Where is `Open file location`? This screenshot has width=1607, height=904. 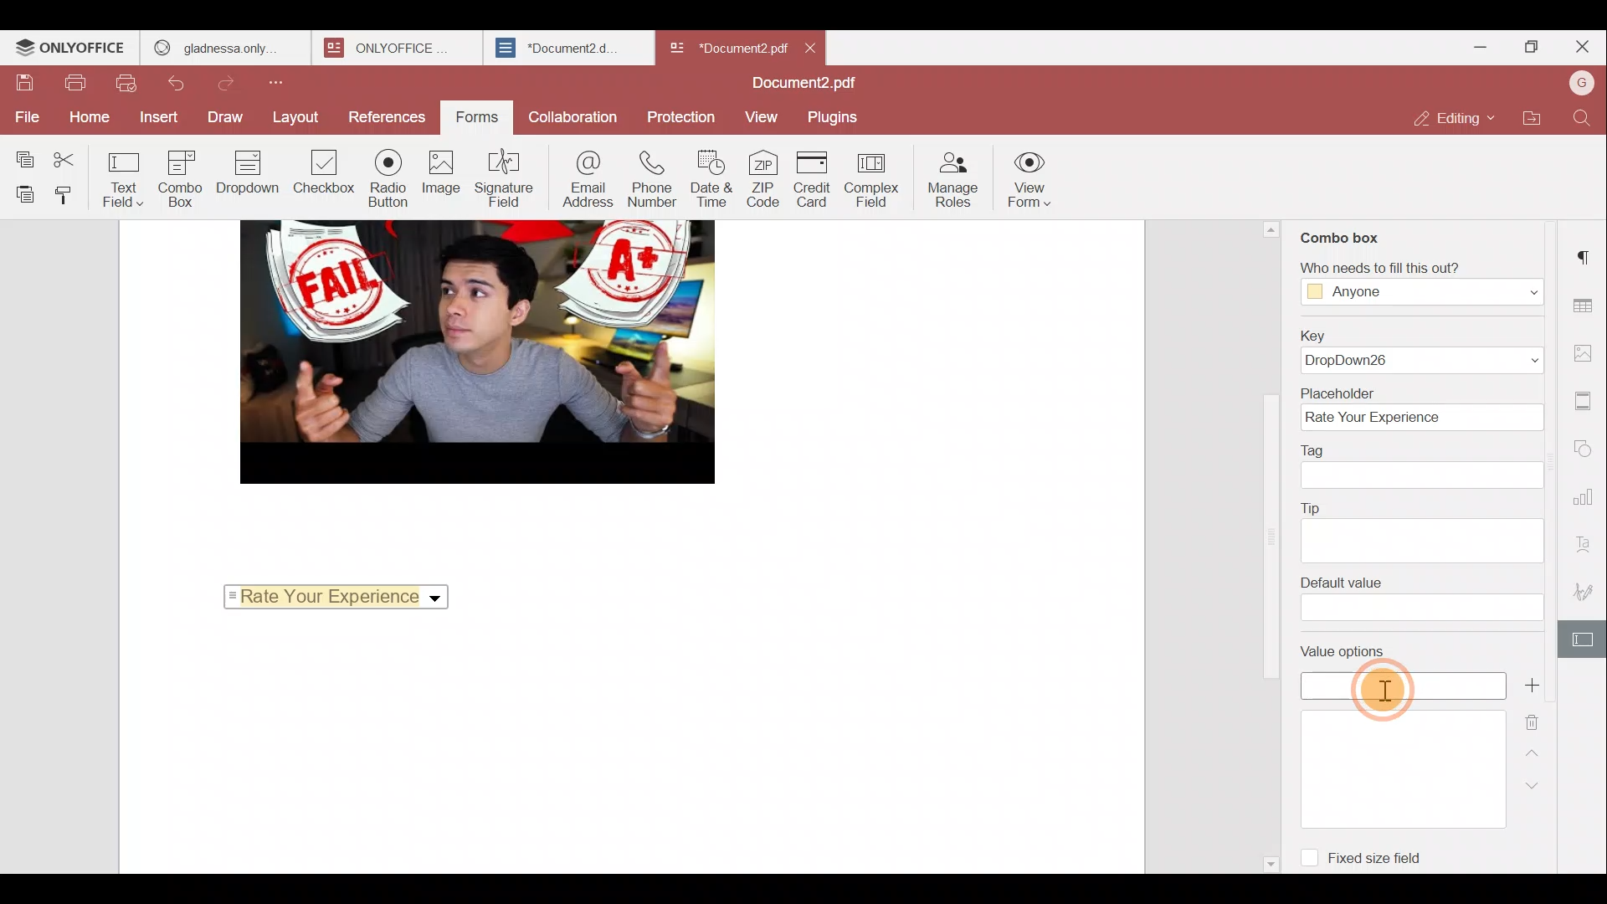 Open file location is located at coordinates (1528, 121).